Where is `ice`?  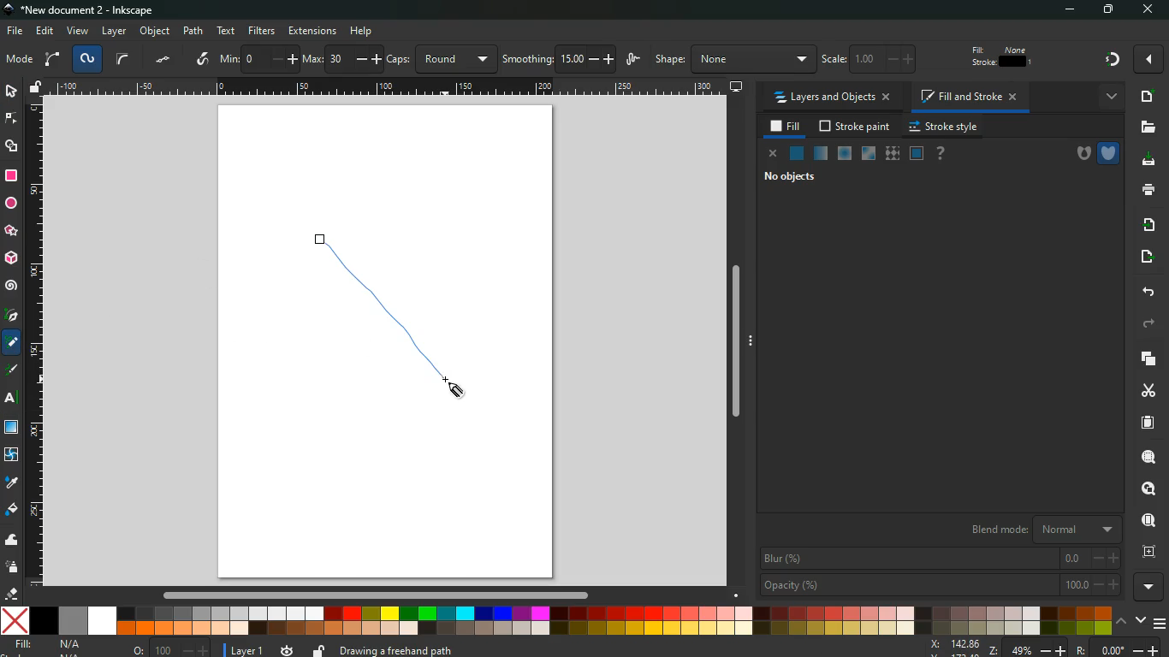
ice is located at coordinates (845, 152).